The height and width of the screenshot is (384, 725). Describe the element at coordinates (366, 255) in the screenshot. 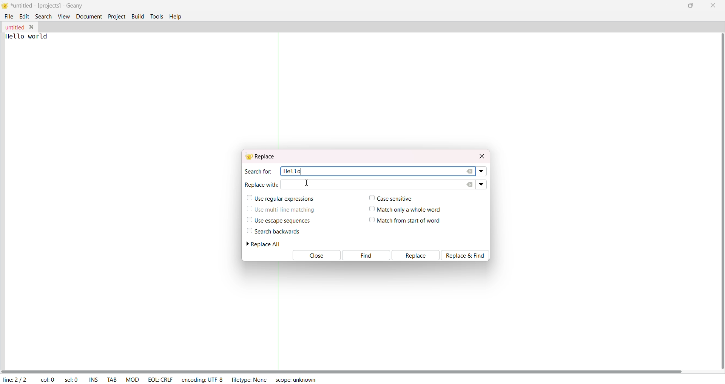

I see `find` at that location.